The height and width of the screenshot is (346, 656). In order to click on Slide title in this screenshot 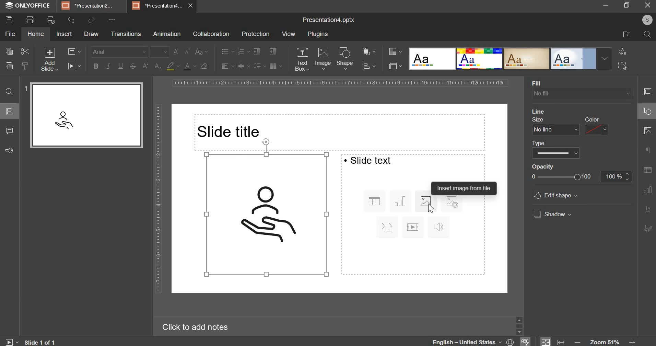, I will do `click(339, 132)`.